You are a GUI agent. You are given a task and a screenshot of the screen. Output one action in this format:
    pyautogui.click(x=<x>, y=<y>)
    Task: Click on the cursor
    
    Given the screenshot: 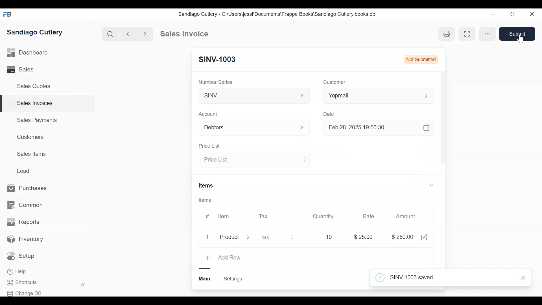 What is the action you would take?
    pyautogui.click(x=521, y=40)
    